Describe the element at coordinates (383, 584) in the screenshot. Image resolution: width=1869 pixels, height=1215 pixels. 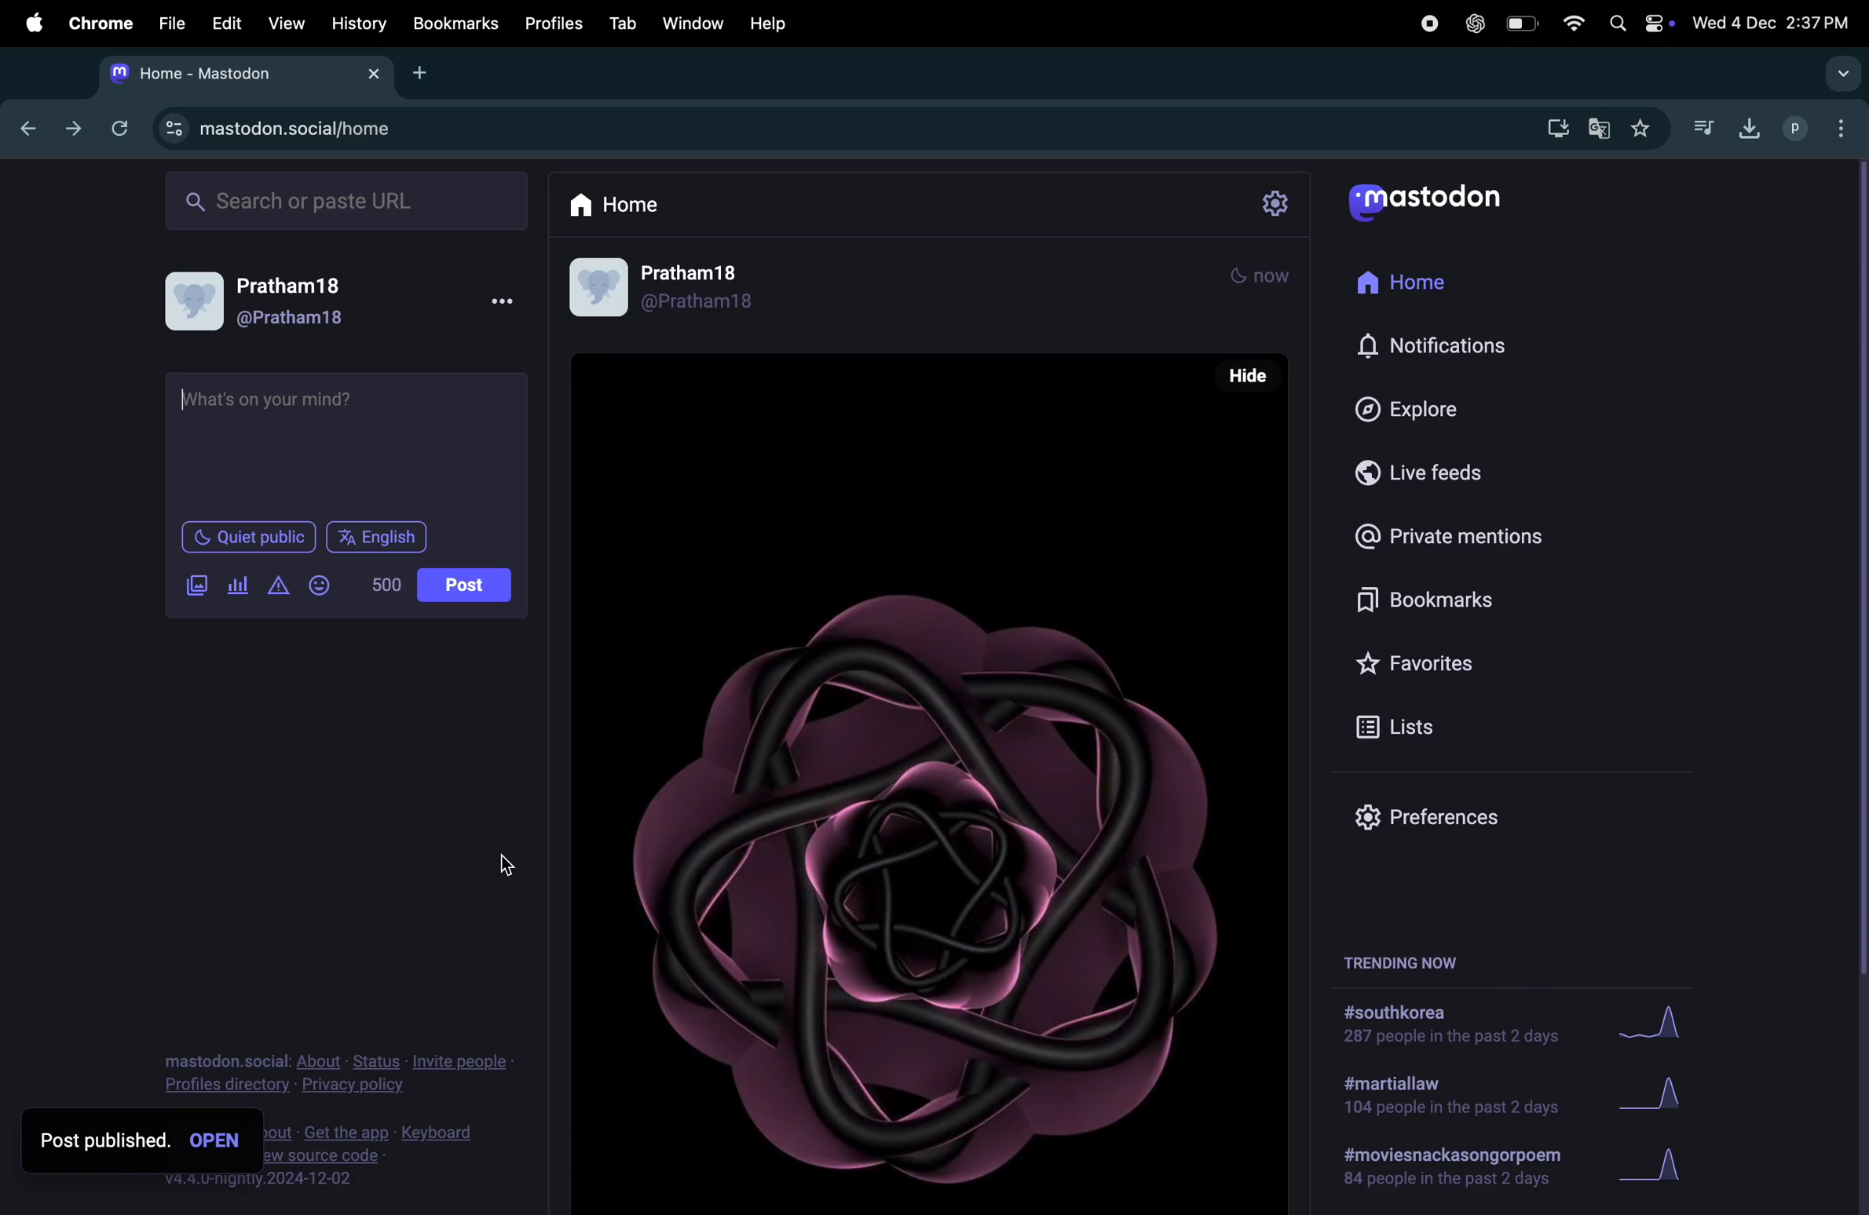
I see `500 words` at that location.